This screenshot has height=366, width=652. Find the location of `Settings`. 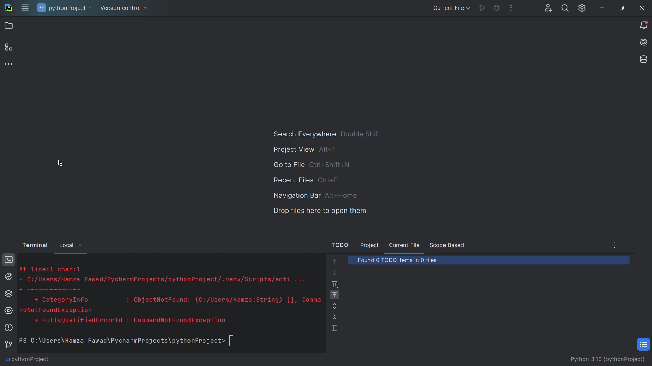

Settings is located at coordinates (582, 7).